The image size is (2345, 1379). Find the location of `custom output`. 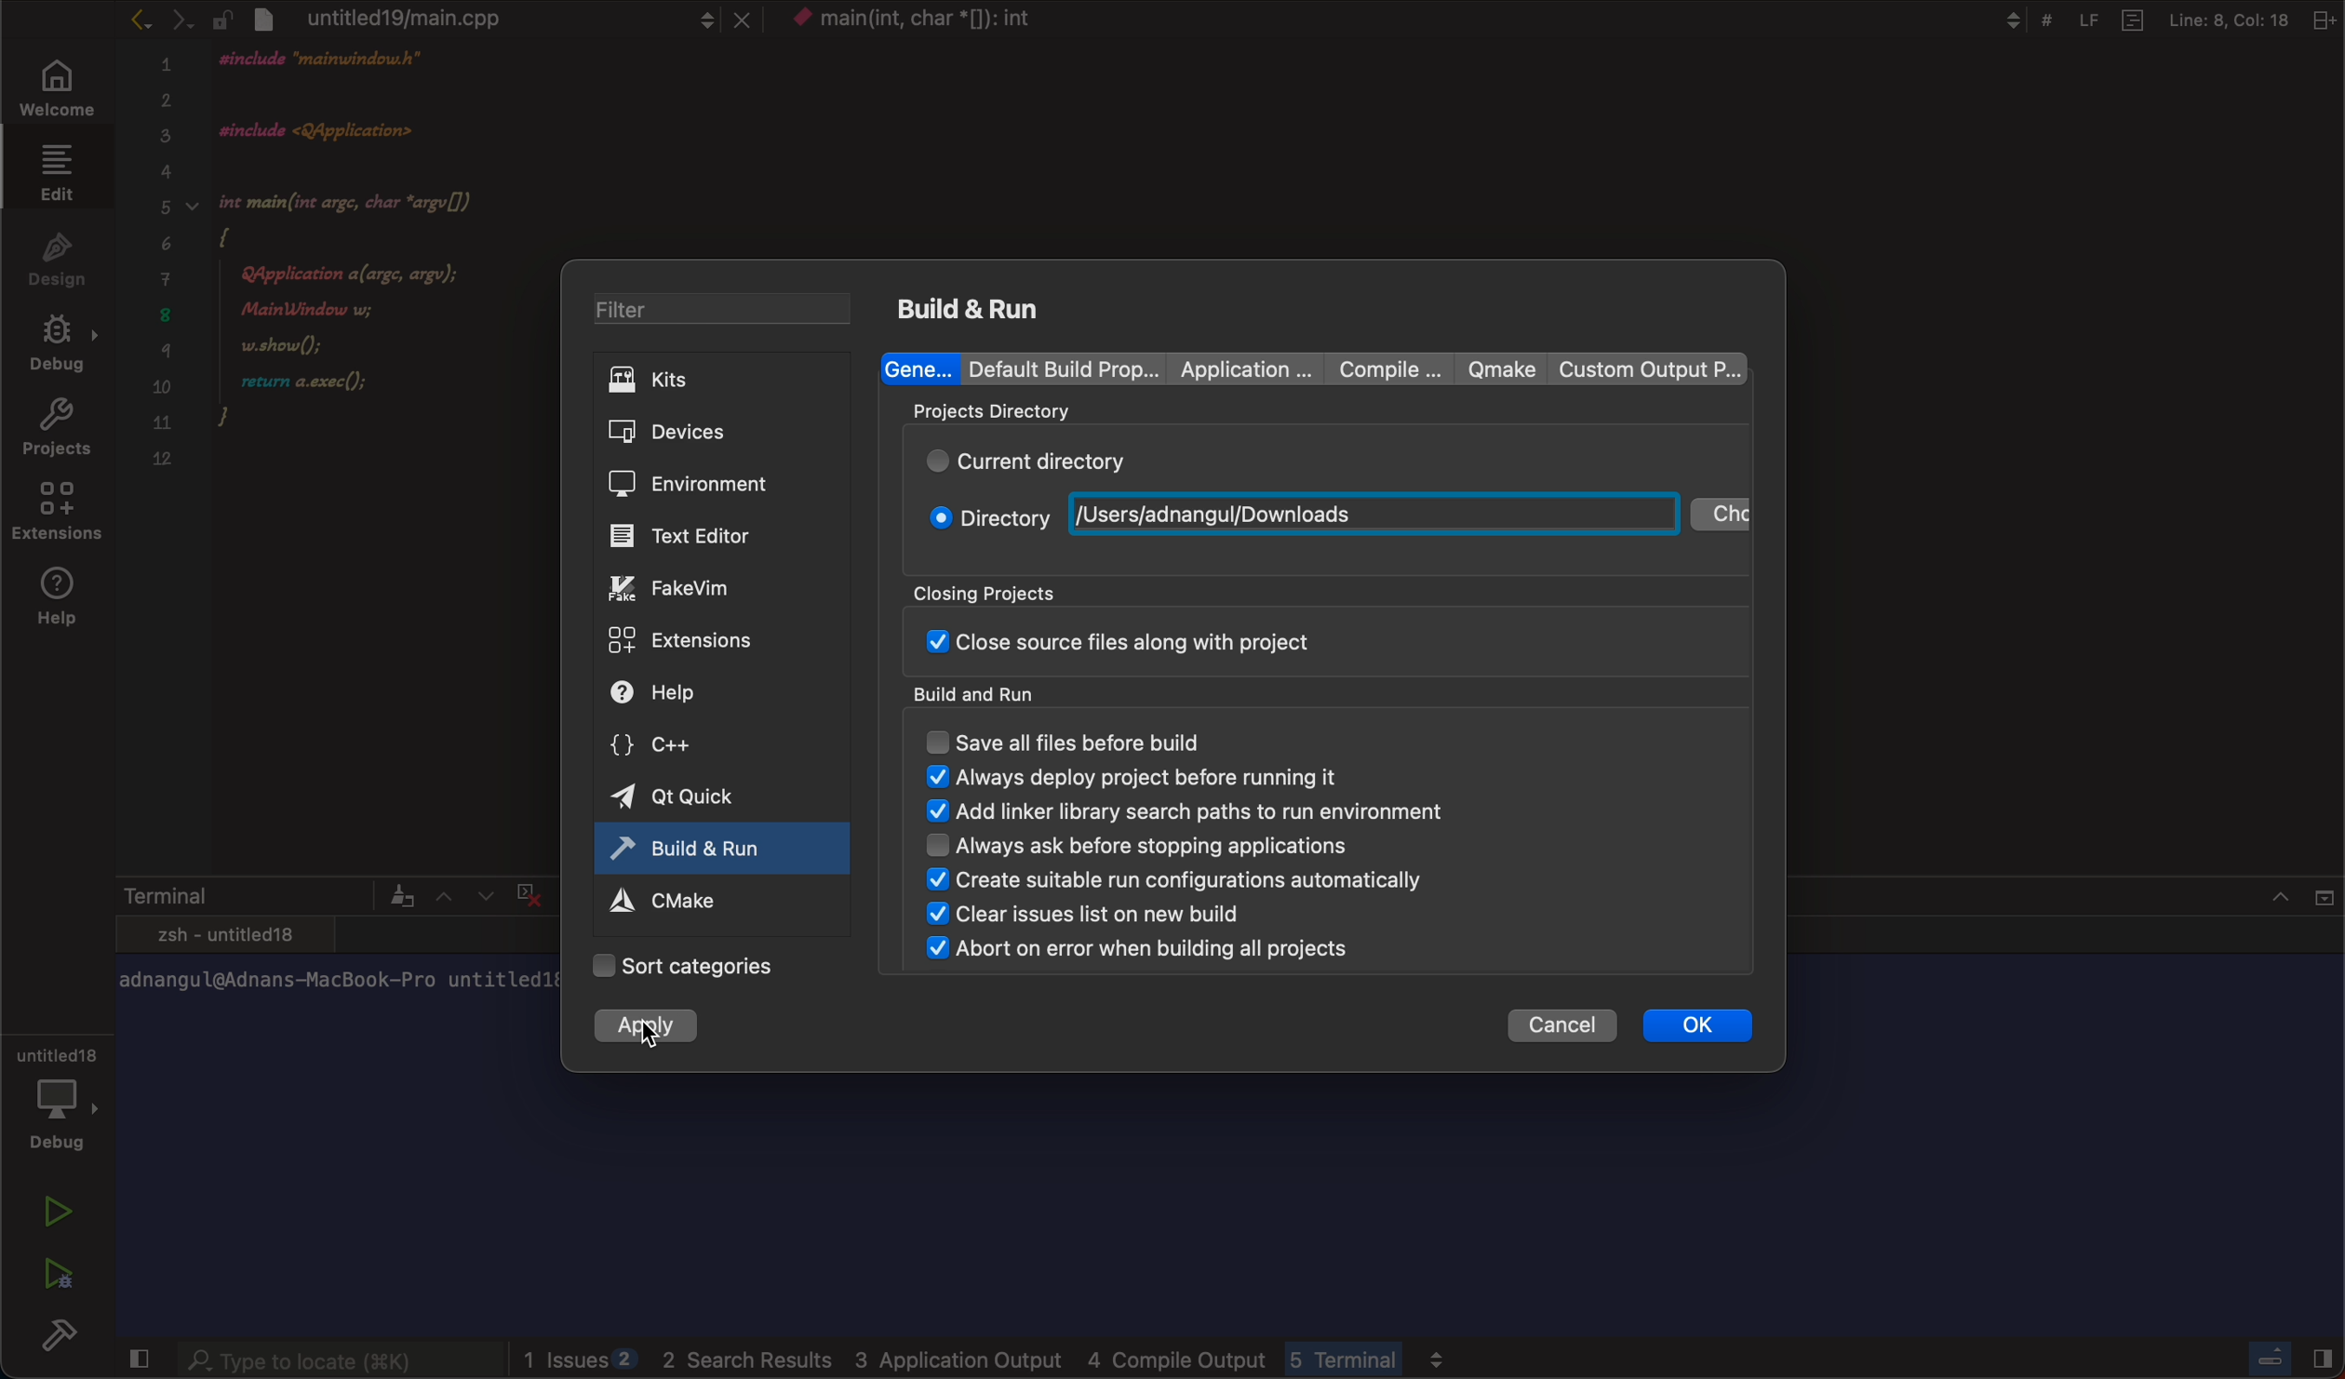

custom output is located at coordinates (1648, 369).